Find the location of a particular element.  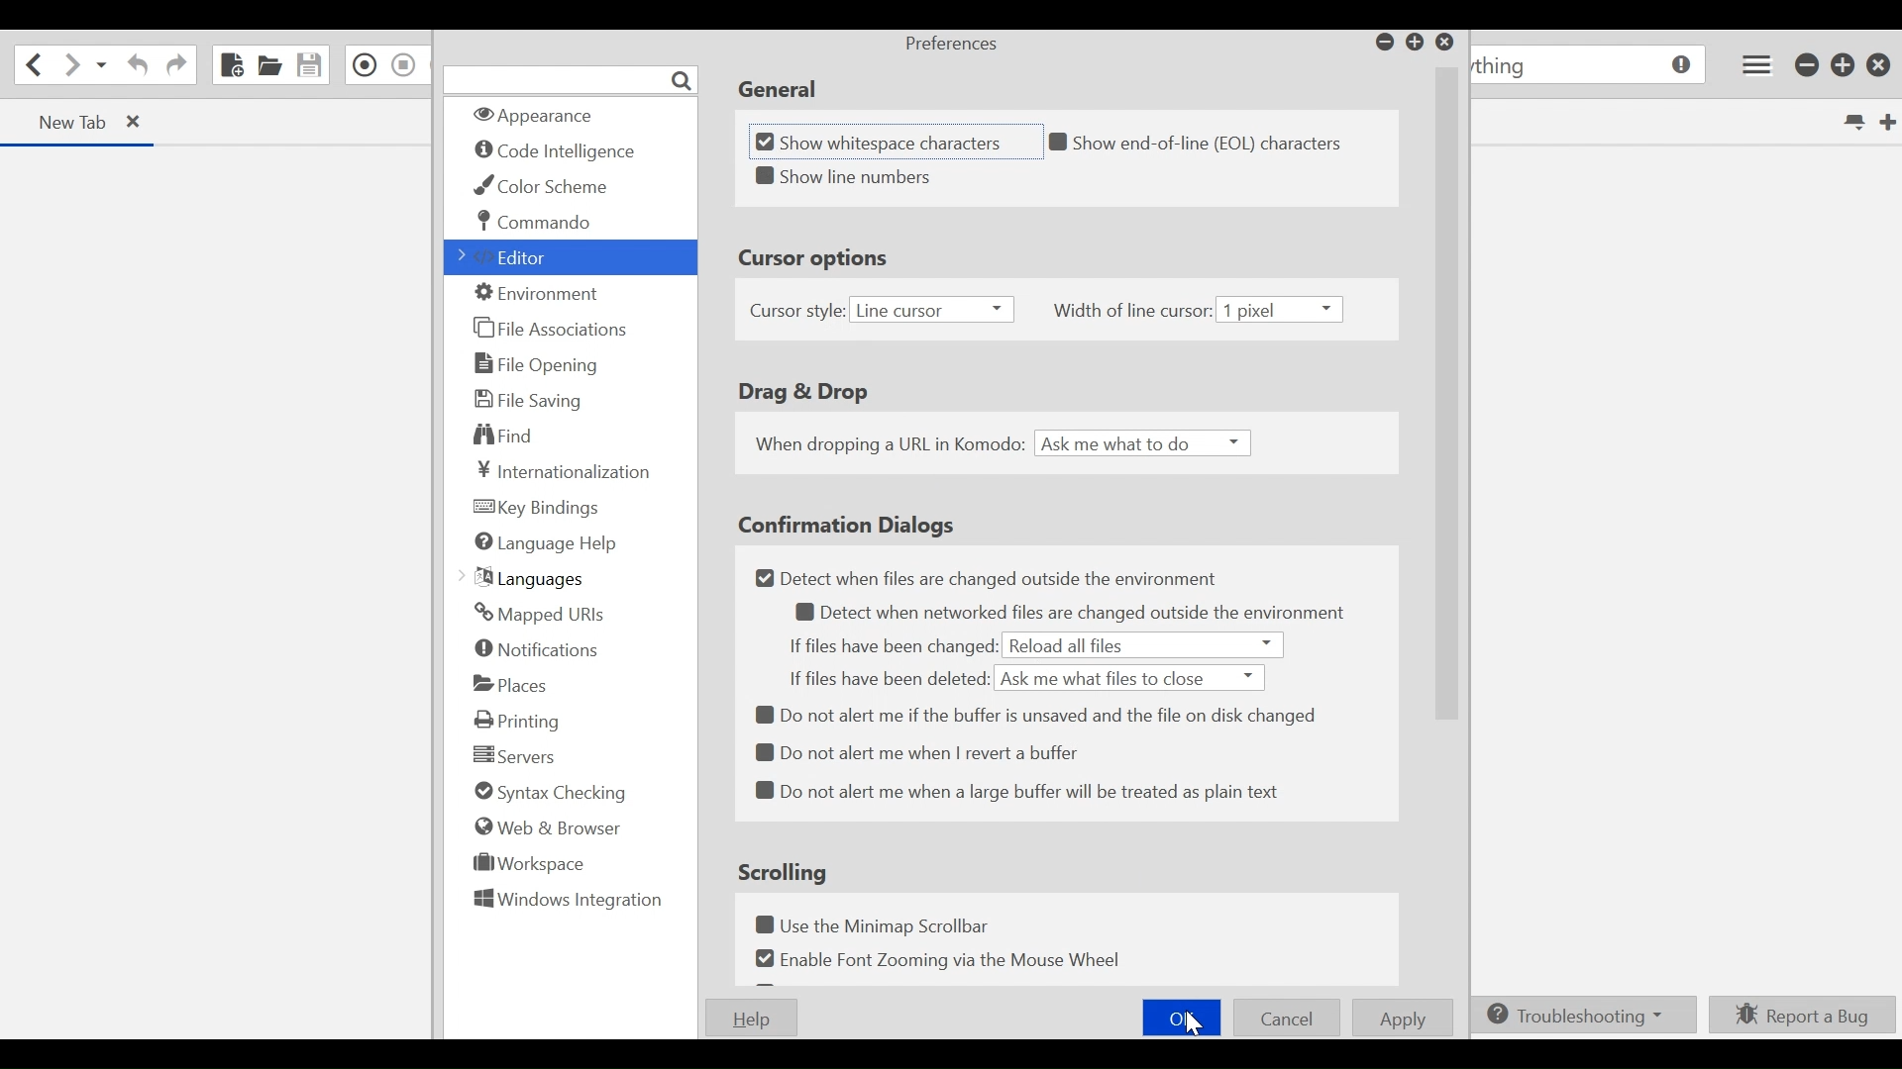

 Line cursor is located at coordinates (932, 310).